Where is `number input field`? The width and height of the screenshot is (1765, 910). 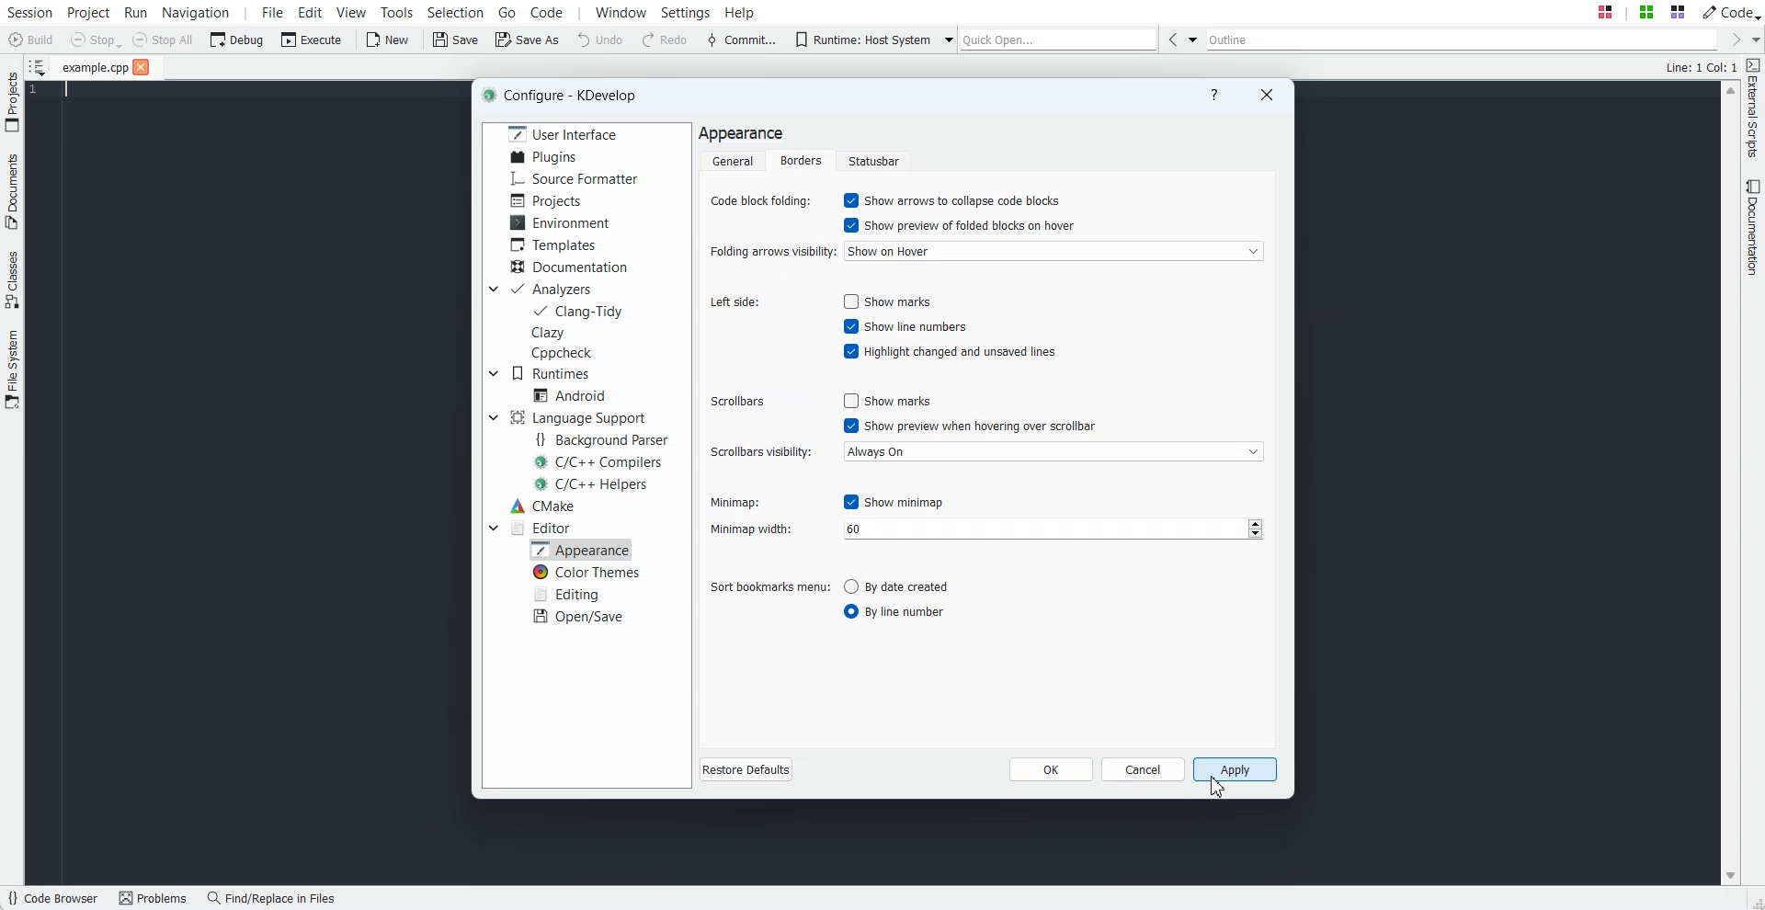 number input field is located at coordinates (1052, 529).